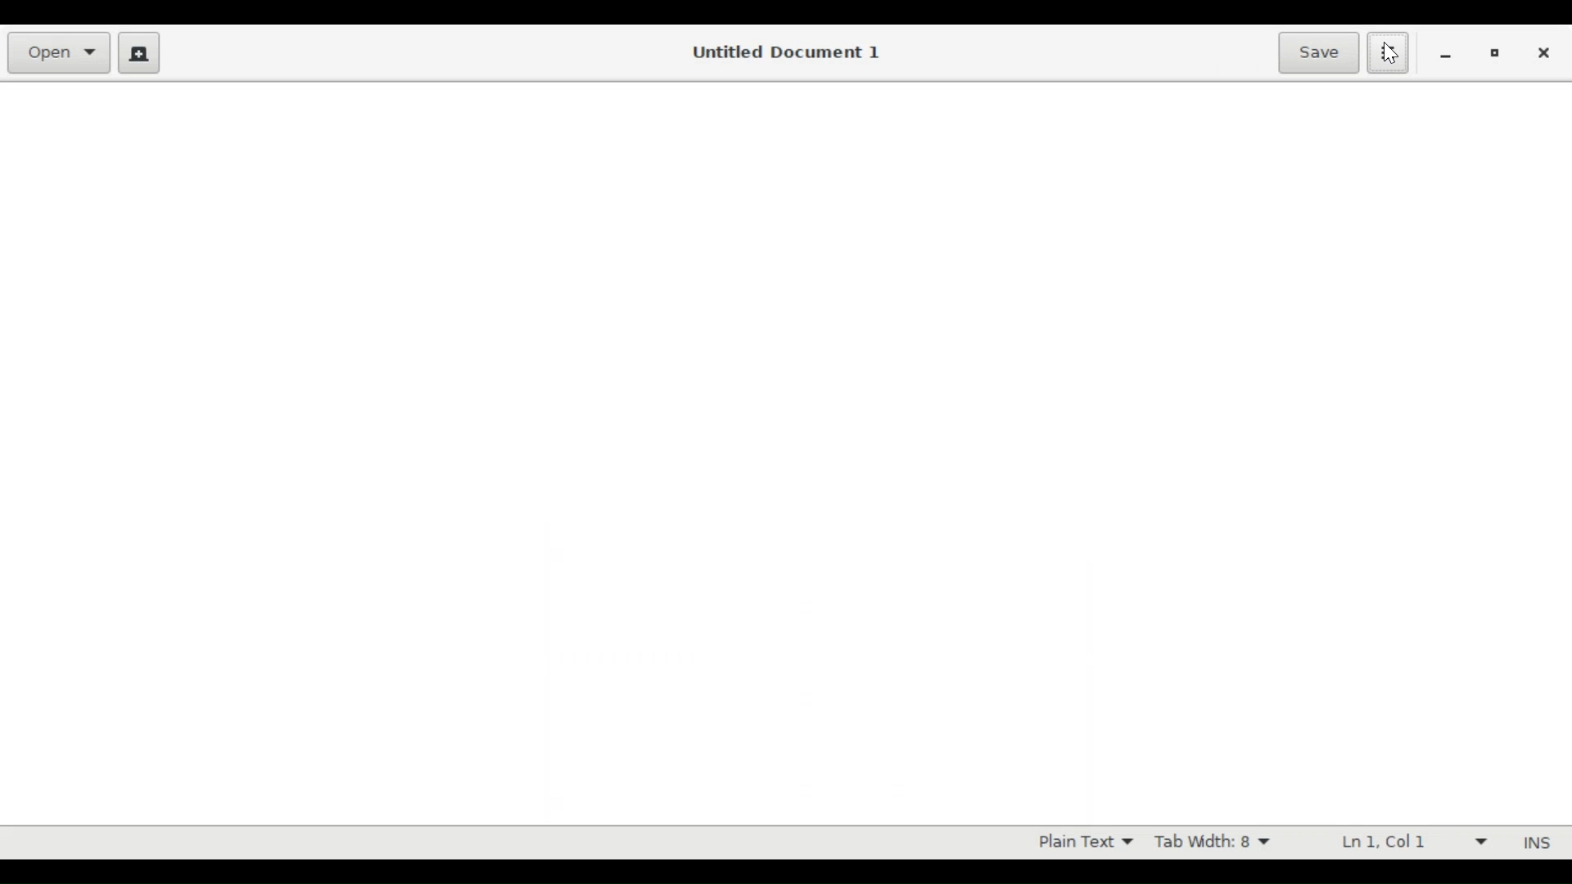 The image size is (1572, 884). I want to click on Untitled Document 1, so click(786, 52).